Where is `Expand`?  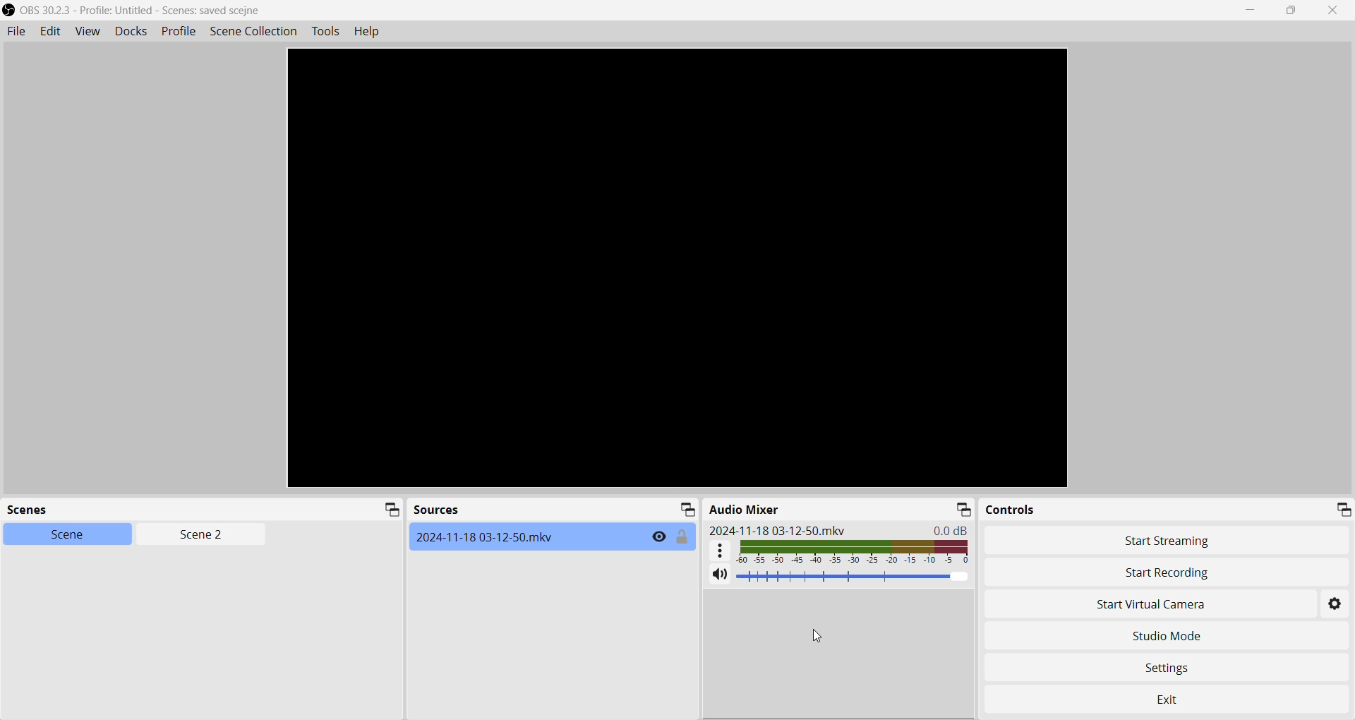 Expand is located at coordinates (962, 509).